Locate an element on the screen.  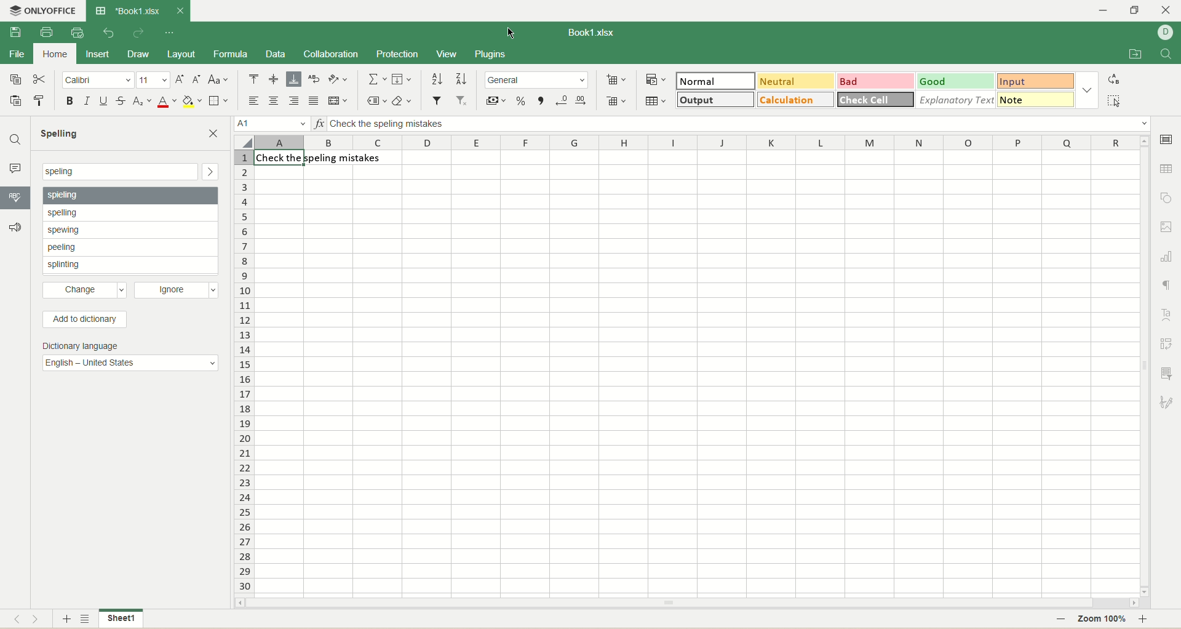
align left is located at coordinates (253, 100).